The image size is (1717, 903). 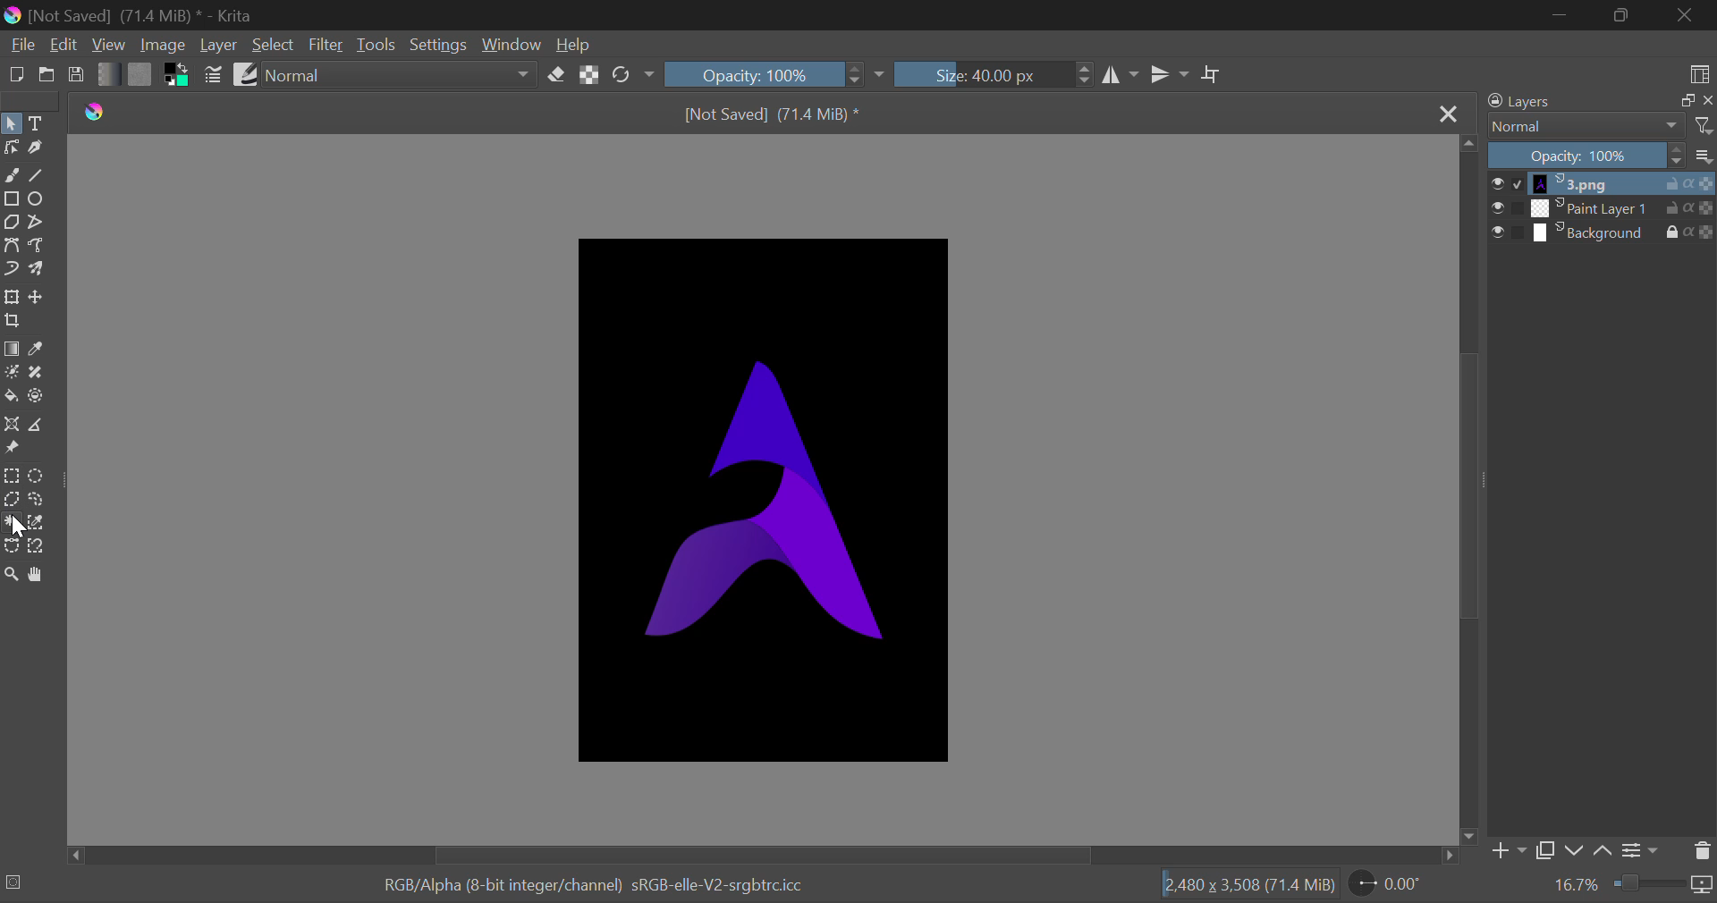 I want to click on Similar Color Selection, so click(x=37, y=522).